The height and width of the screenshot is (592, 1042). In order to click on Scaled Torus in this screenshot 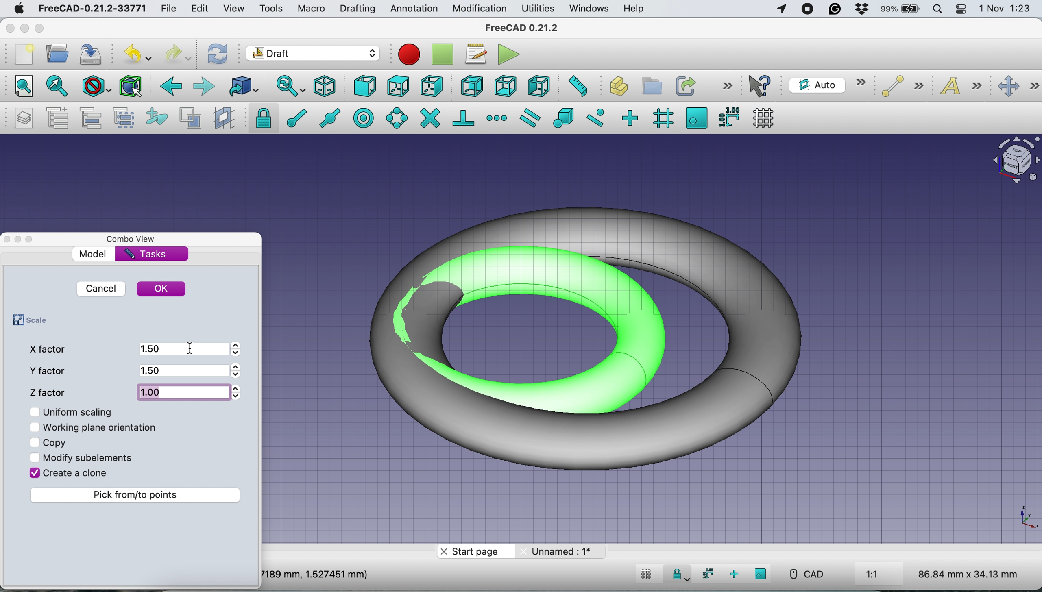, I will do `click(598, 336)`.